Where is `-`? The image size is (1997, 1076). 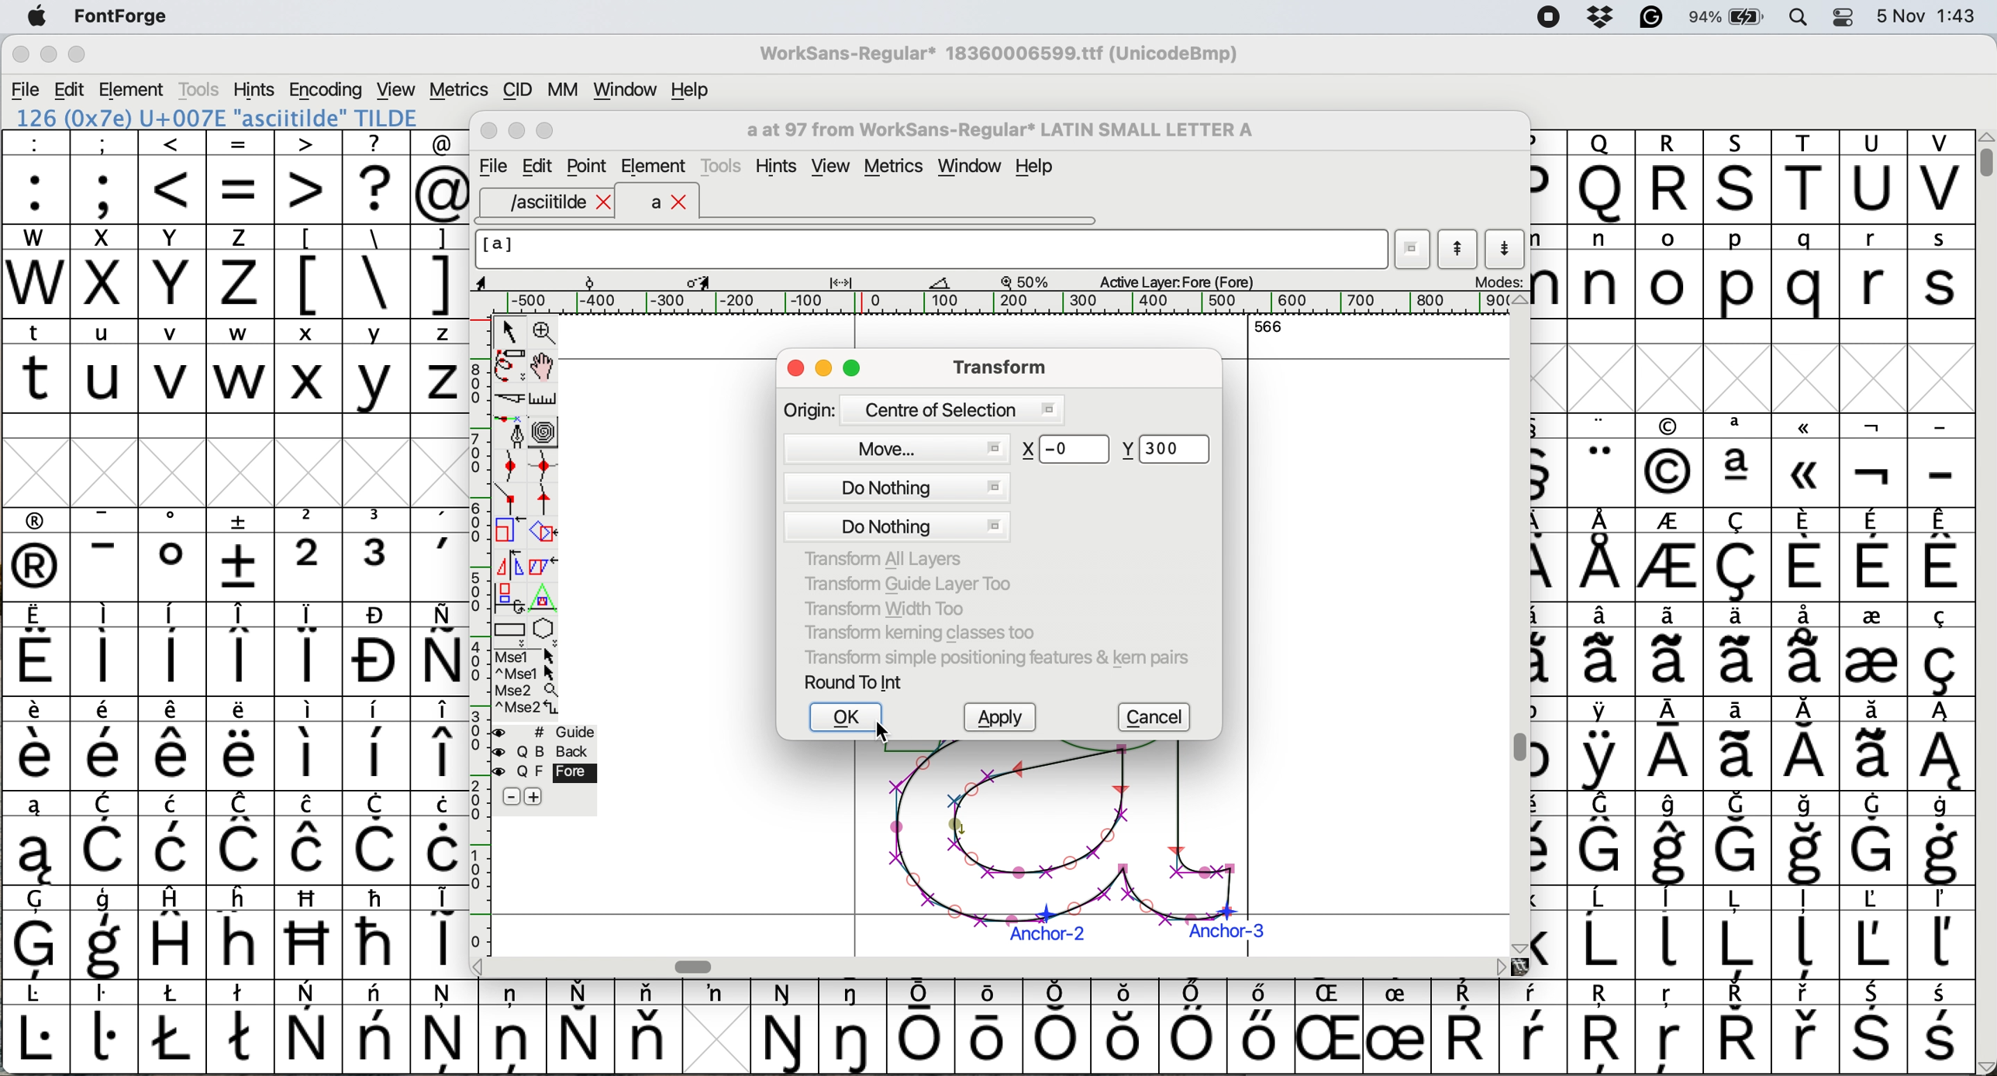
- is located at coordinates (1941, 462).